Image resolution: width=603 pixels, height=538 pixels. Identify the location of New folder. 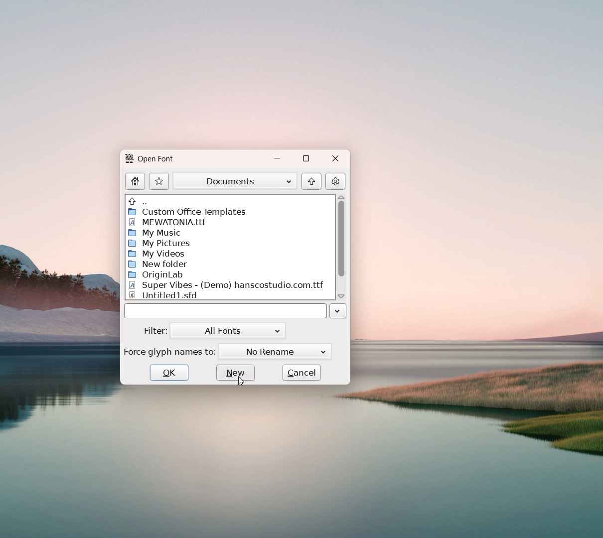
(157, 265).